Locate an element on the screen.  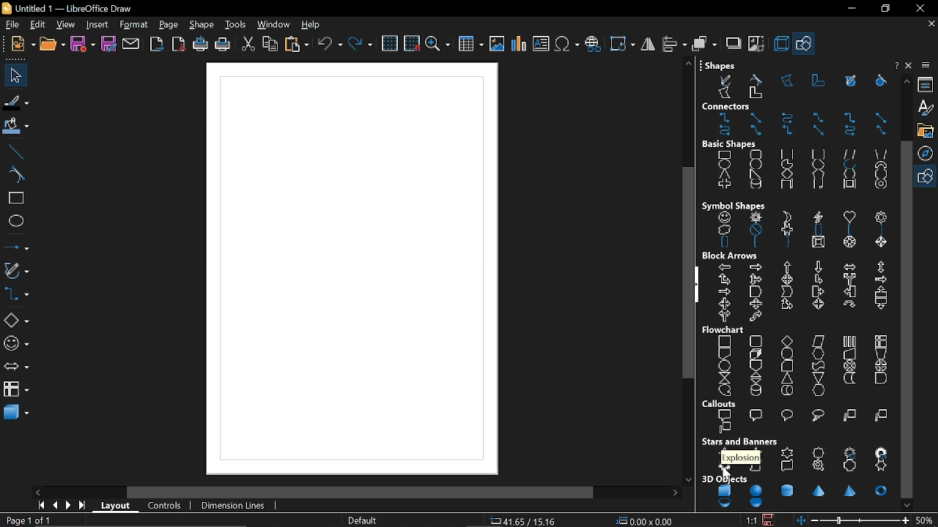
Vertical scrollbar for shapes is located at coordinates (908, 319).